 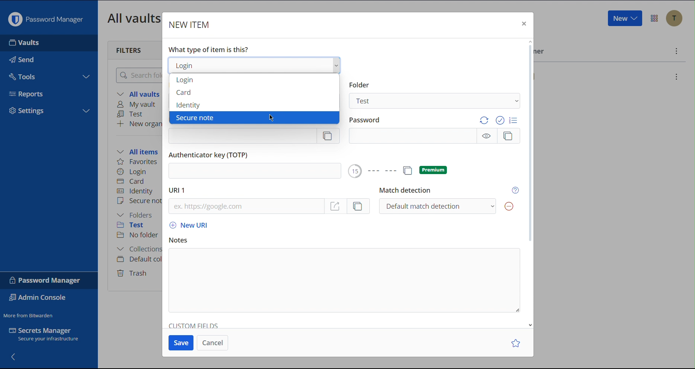 I want to click on Remove, so click(x=508, y=206).